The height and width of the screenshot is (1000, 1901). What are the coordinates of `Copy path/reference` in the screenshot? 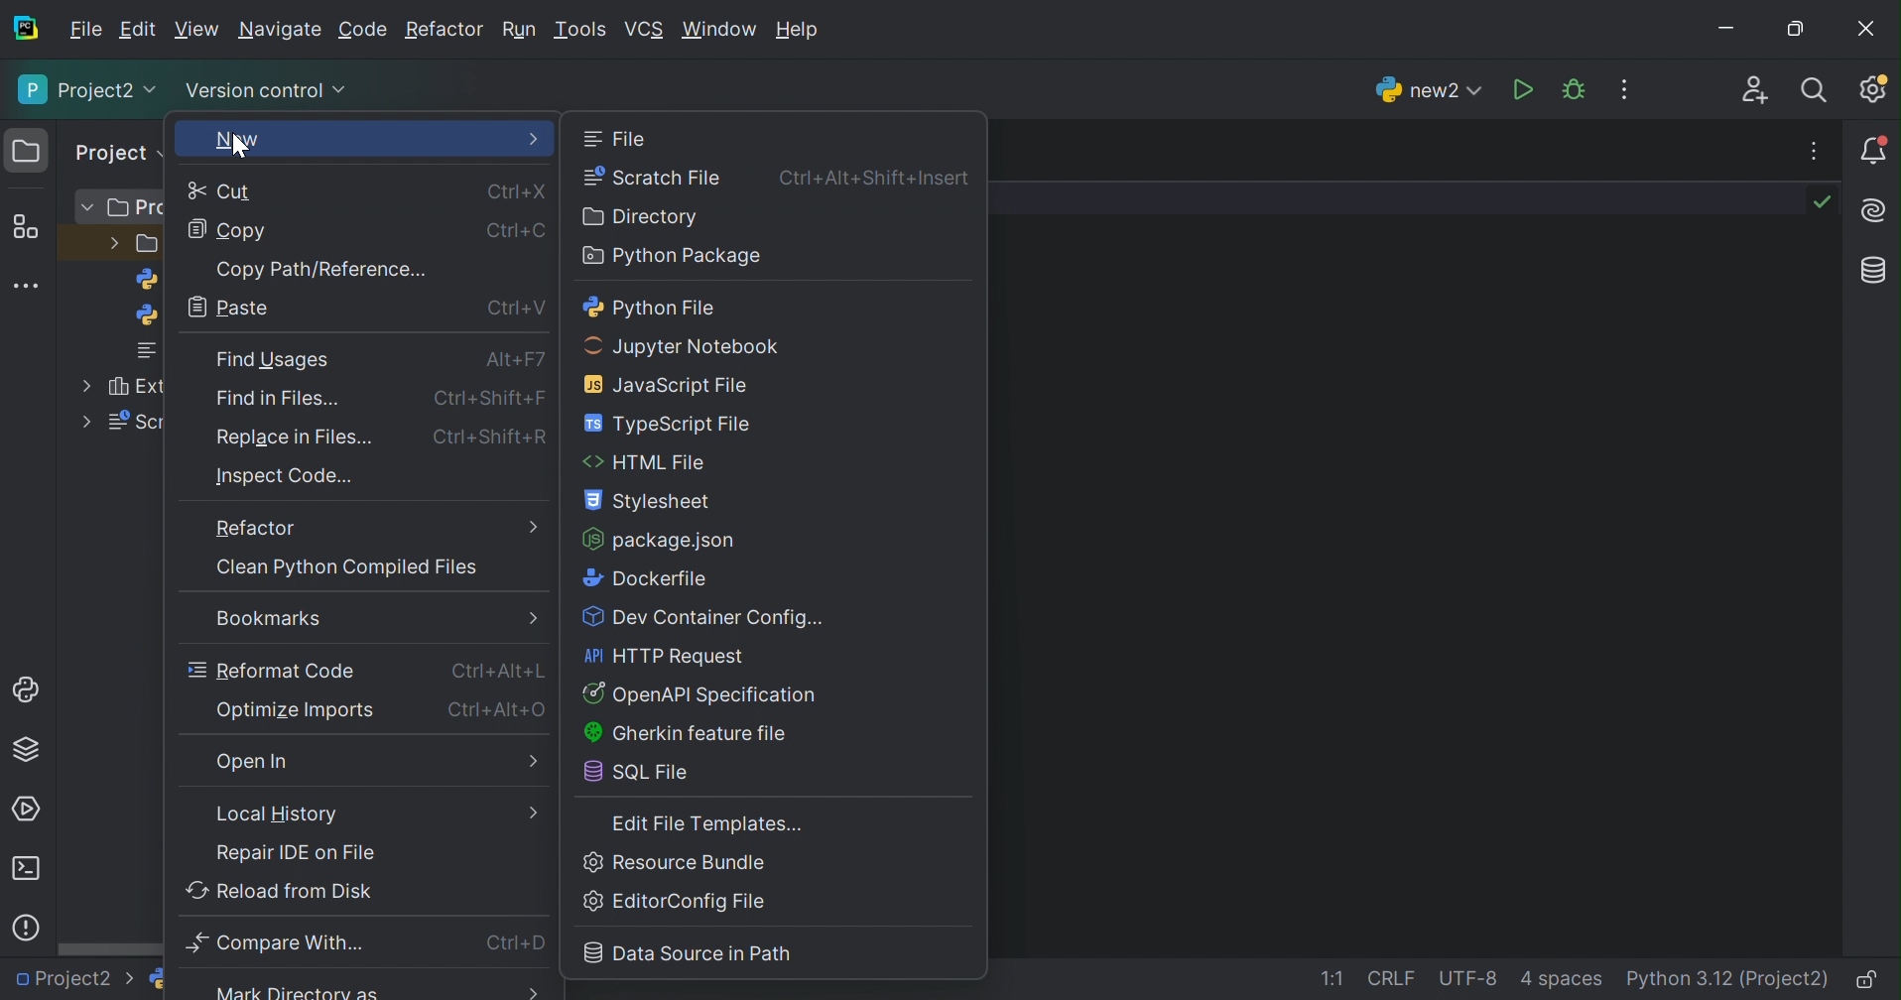 It's located at (318, 268).